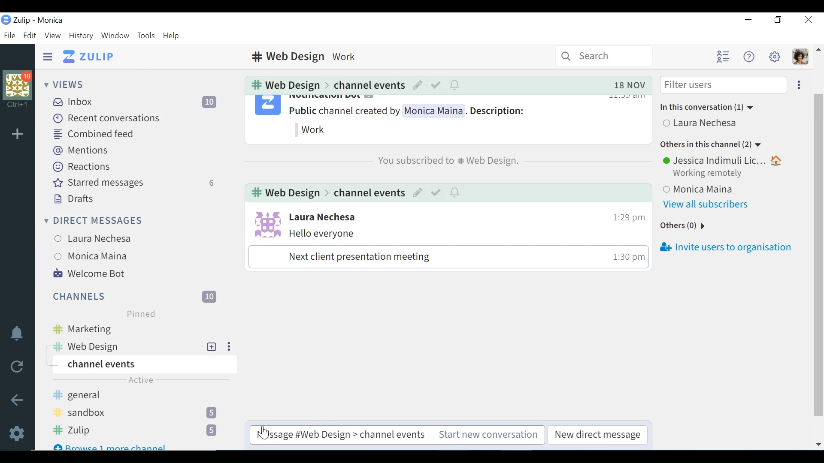 The width and height of the screenshot is (824, 463). What do you see at coordinates (723, 85) in the screenshot?
I see `Filter users input` at bounding box center [723, 85].